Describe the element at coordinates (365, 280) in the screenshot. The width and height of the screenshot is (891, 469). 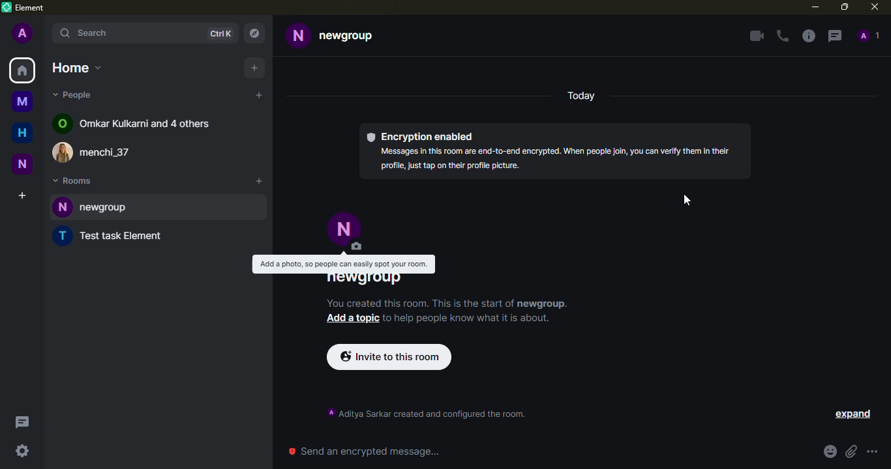
I see `newgroup` at that location.